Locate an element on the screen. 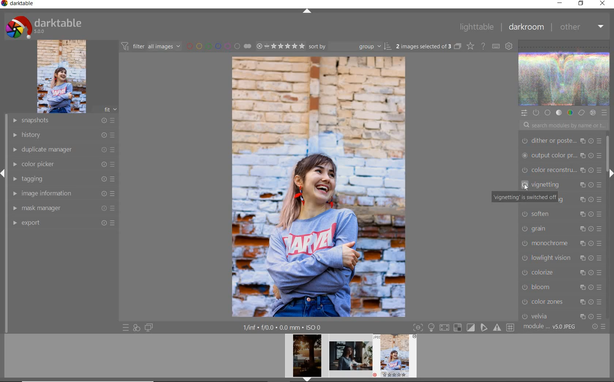 Image resolution: width=614 pixels, height=382 pixels. expand/collapse is located at coordinates (307, 12).